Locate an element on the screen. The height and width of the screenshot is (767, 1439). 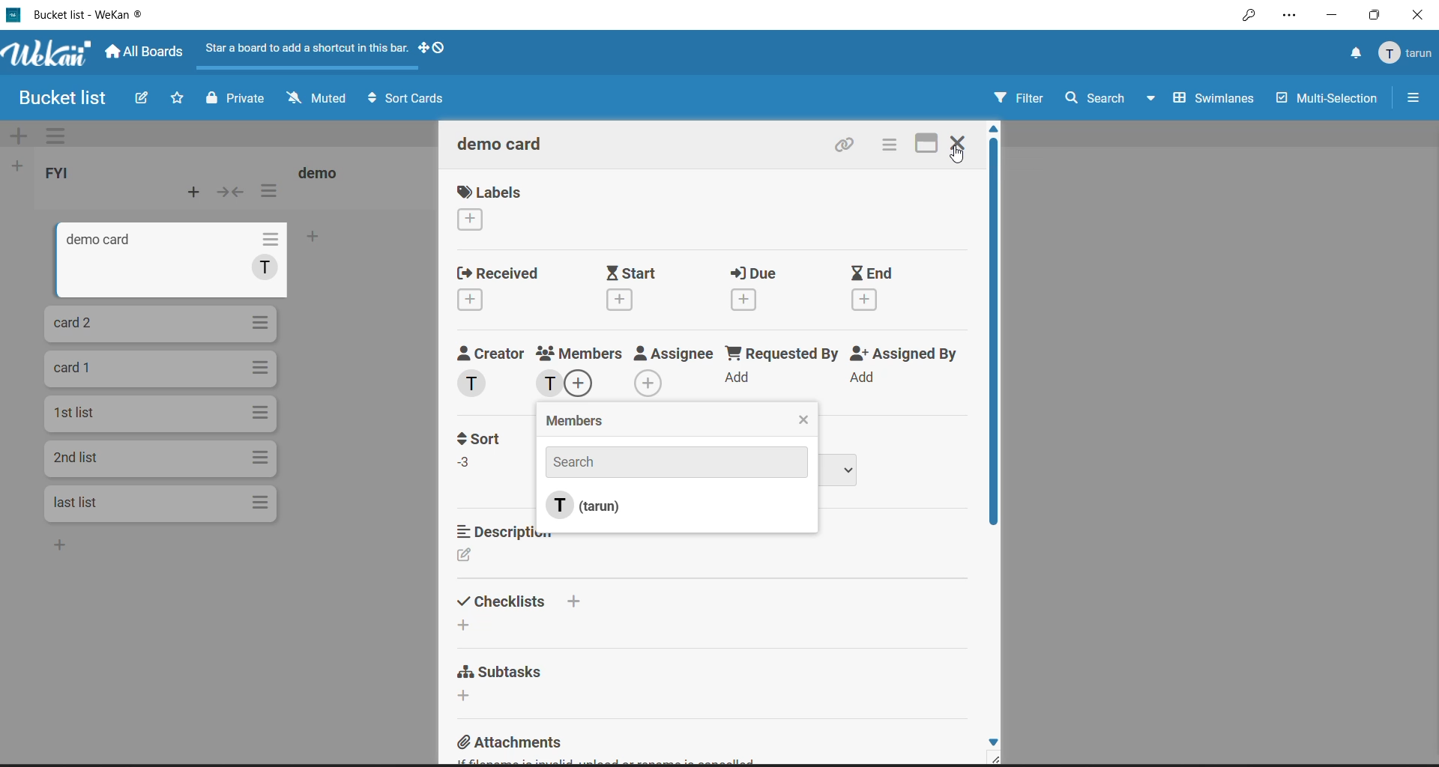
private is located at coordinates (235, 98).